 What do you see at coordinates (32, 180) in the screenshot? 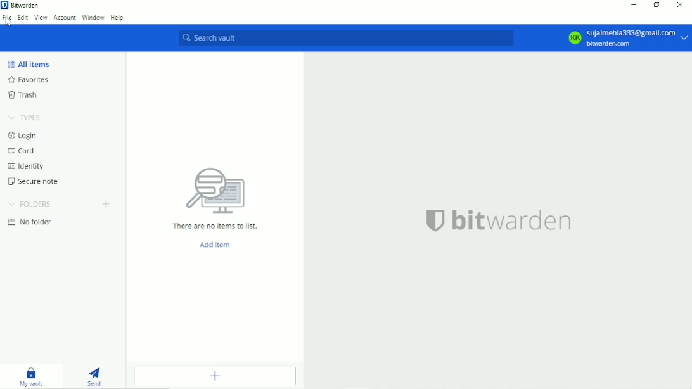
I see `Secure note` at bounding box center [32, 180].